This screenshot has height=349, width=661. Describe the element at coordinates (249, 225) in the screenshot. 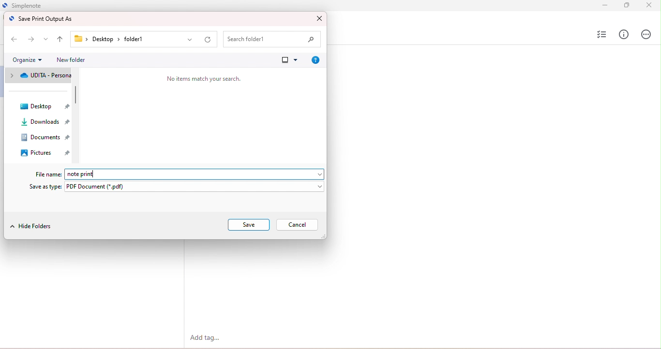

I see `save` at that location.